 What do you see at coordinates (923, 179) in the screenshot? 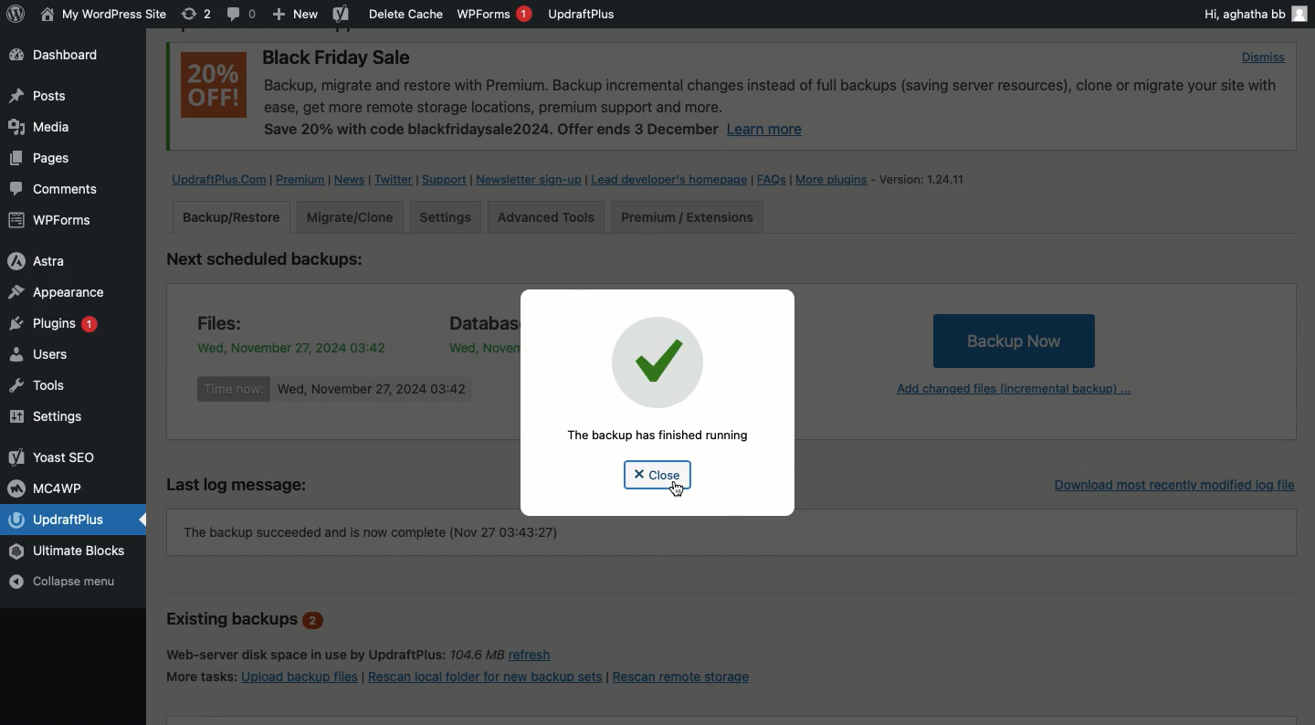
I see `Version 1.24.11` at bounding box center [923, 179].